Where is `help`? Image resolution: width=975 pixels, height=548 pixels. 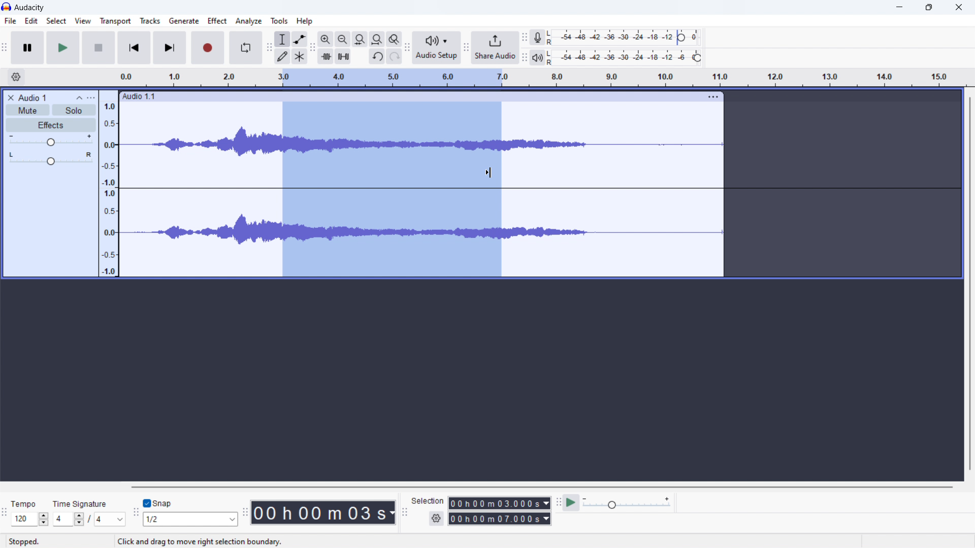 help is located at coordinates (304, 21).